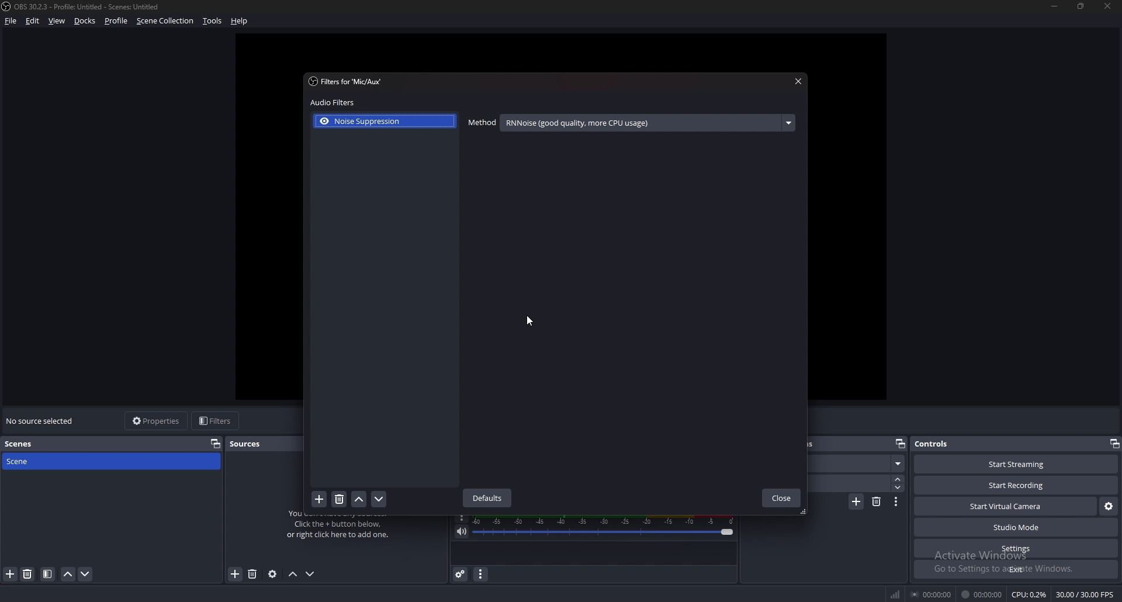 This screenshot has height=602, width=1122. What do you see at coordinates (605, 527) in the screenshot?
I see `mic/aux volume adjust` at bounding box center [605, 527].